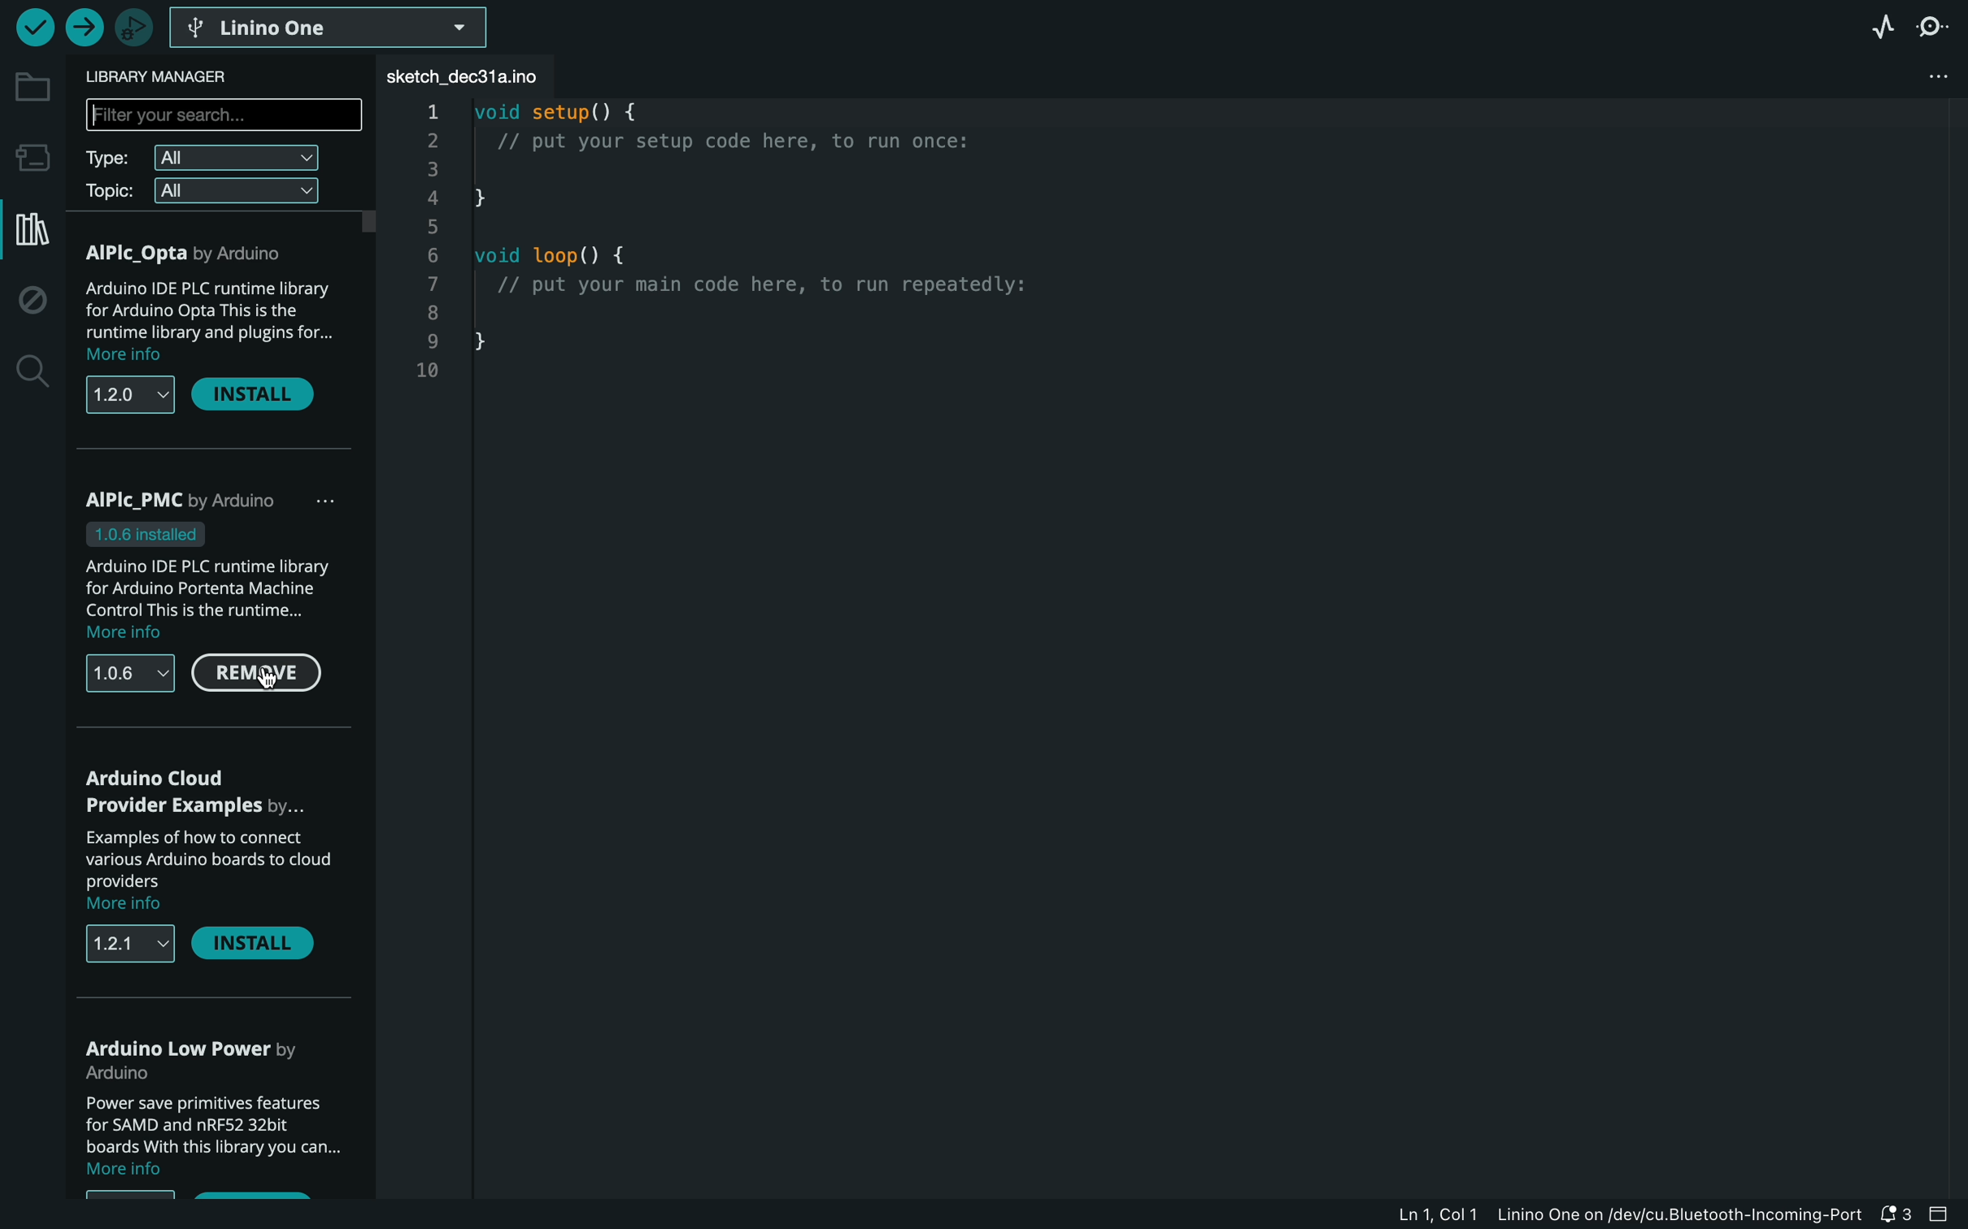  What do you see at coordinates (212, 320) in the screenshot?
I see `description` at bounding box center [212, 320].